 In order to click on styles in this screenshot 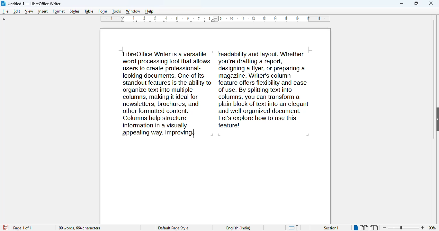, I will do `click(75, 12)`.